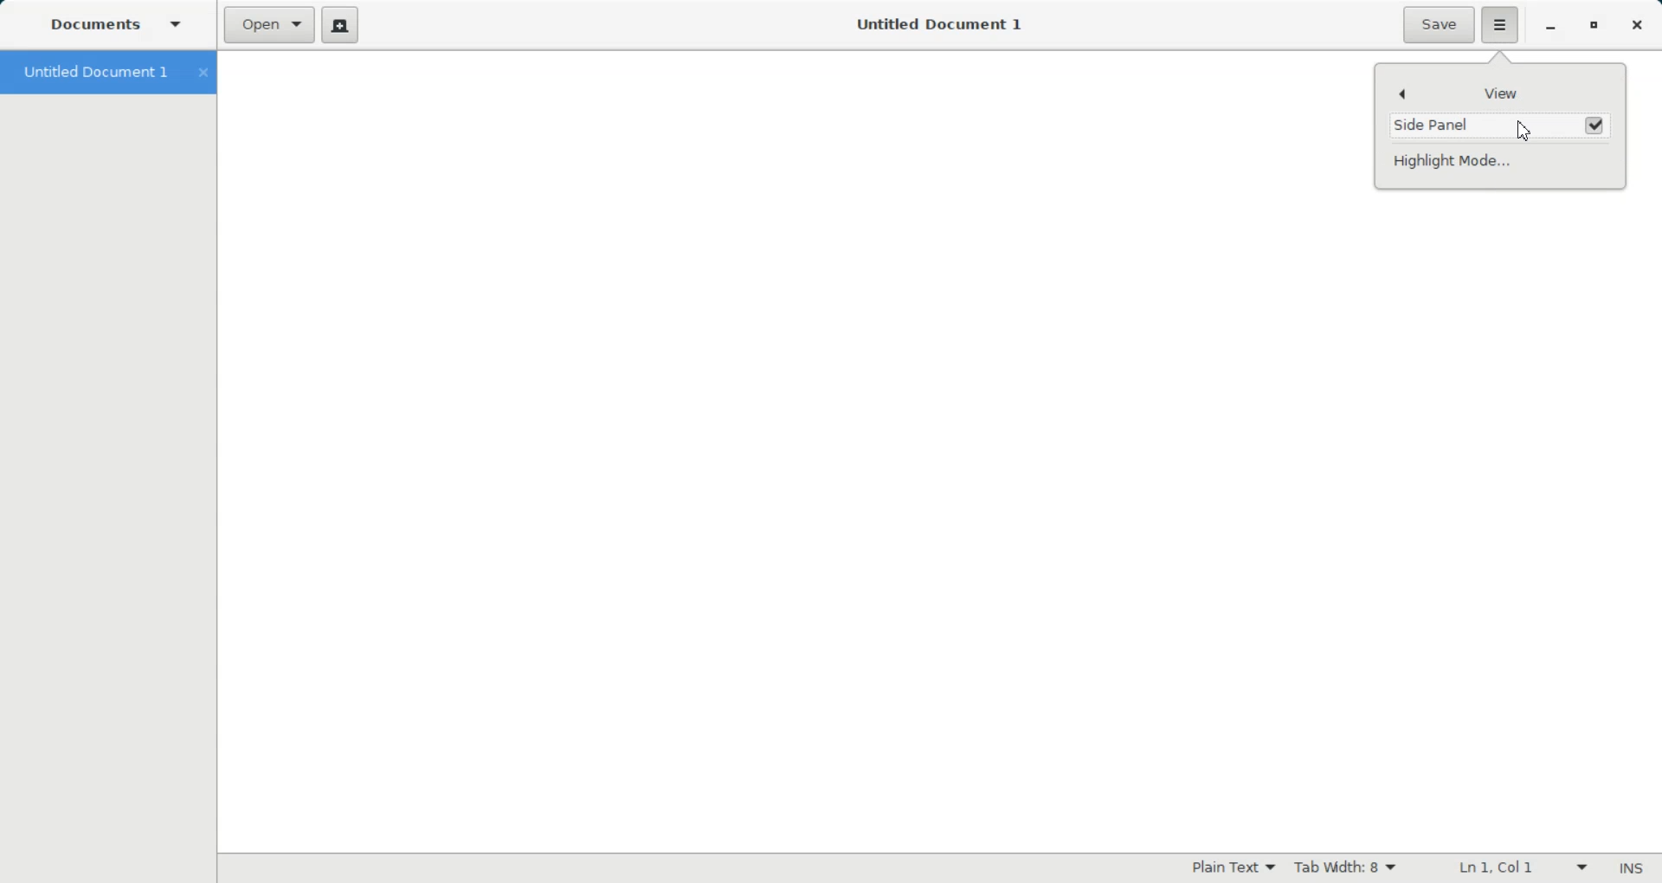 This screenshot has height=883, width=1662. Describe the element at coordinates (1511, 867) in the screenshot. I see `Line Column` at that location.